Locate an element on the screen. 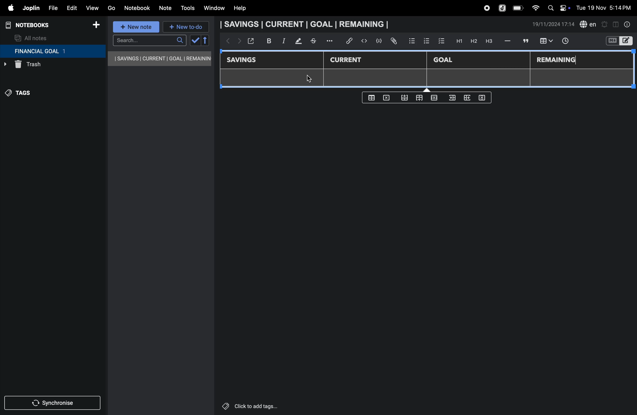  backward is located at coordinates (226, 41).